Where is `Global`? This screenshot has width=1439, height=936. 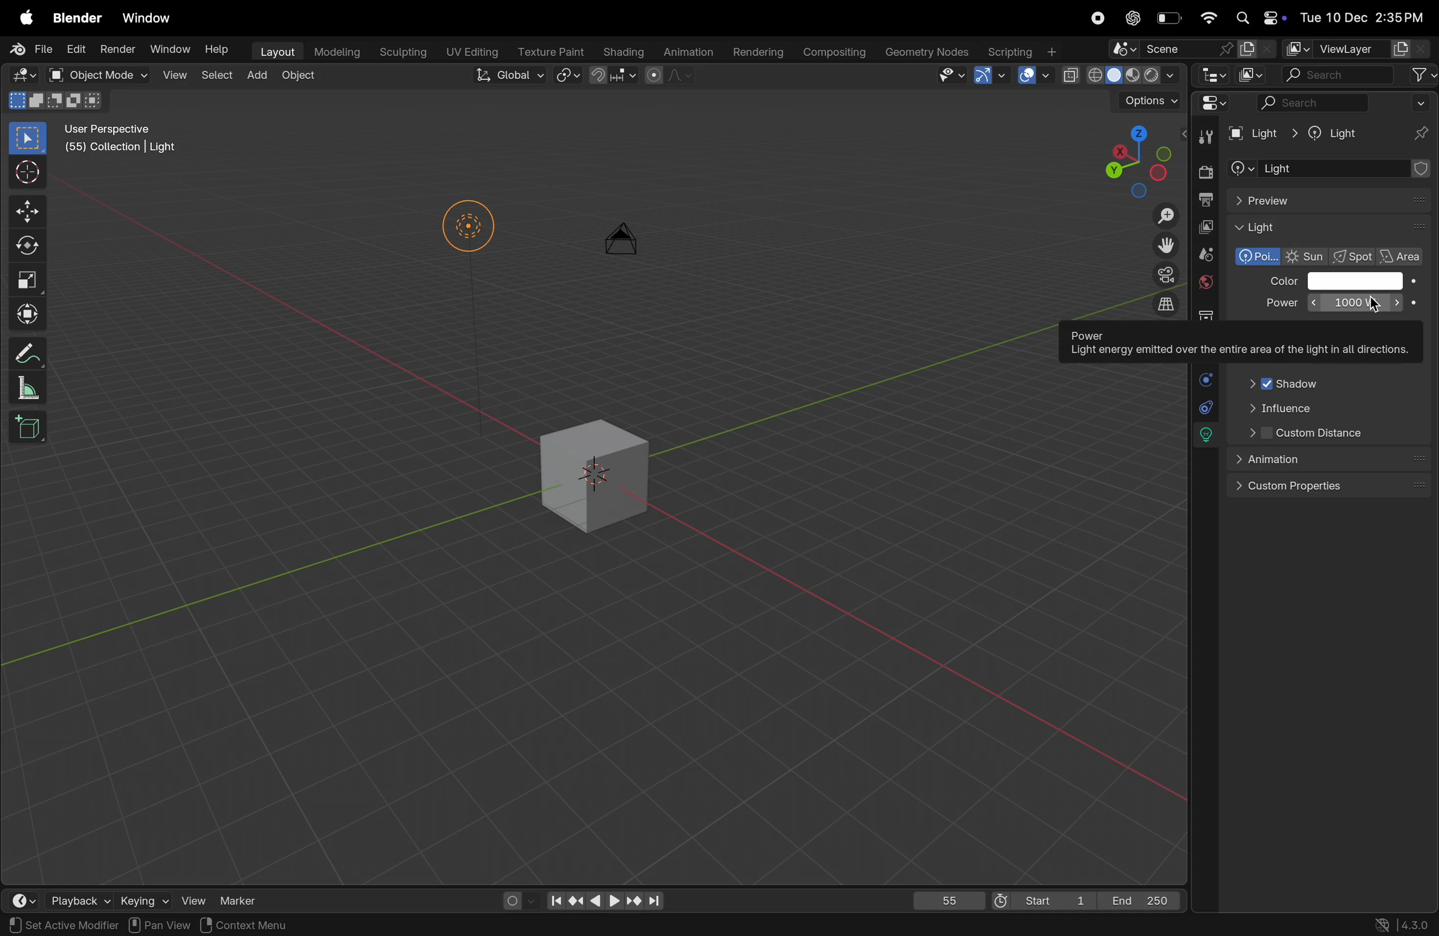 Global is located at coordinates (508, 77).